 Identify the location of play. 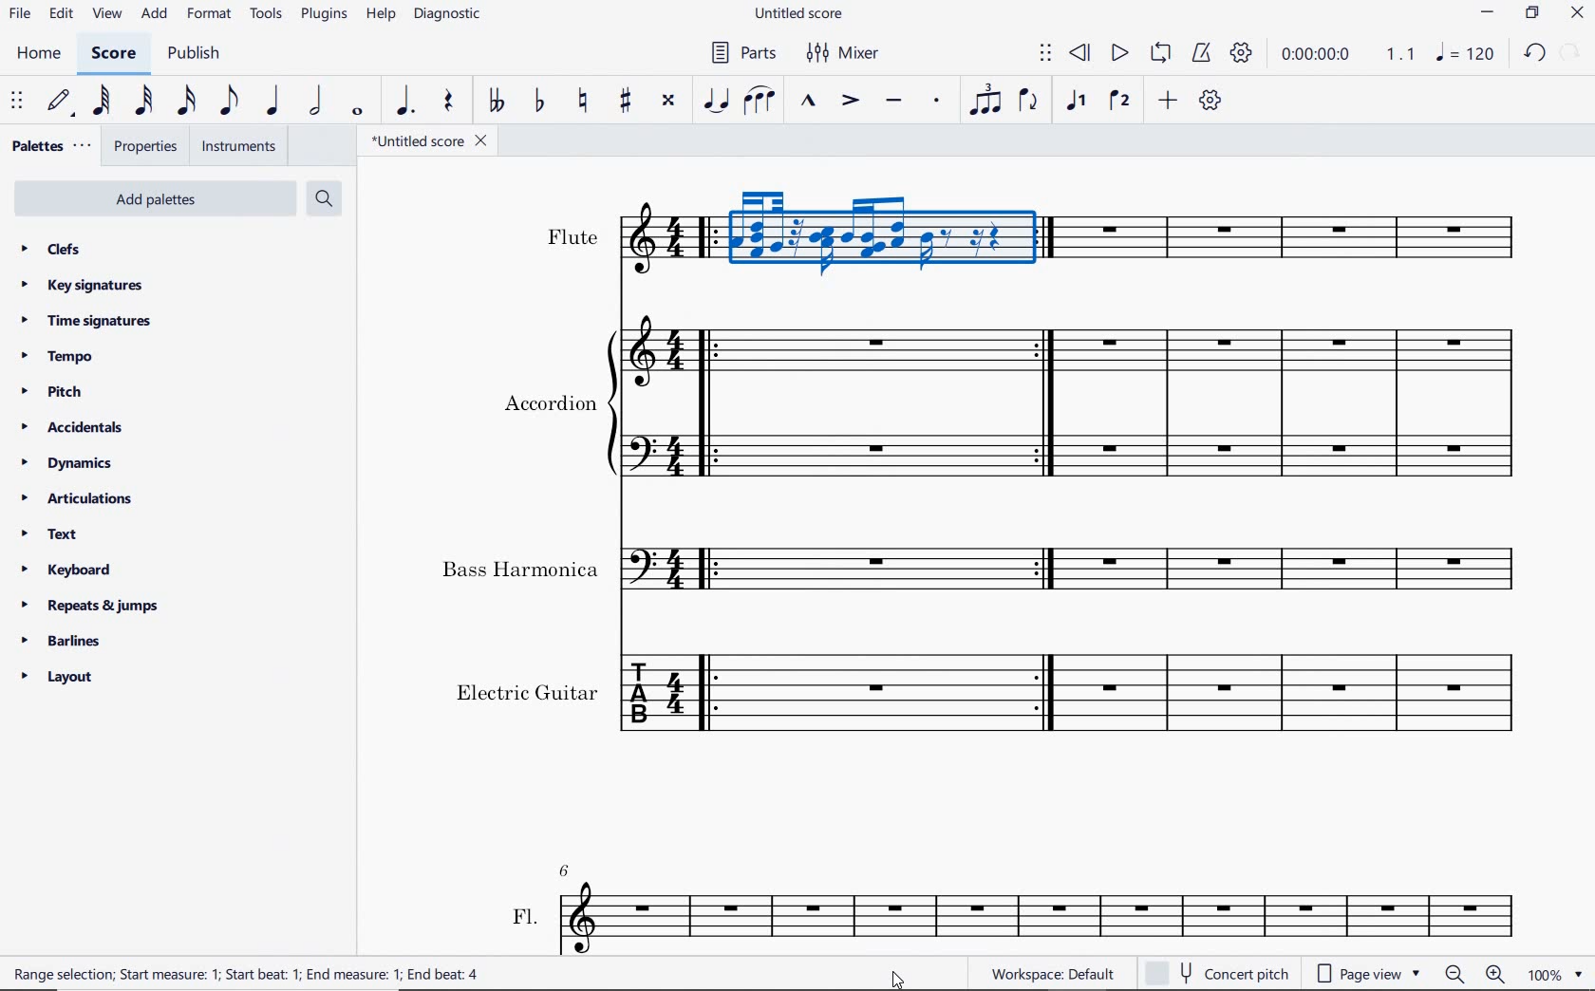
(1120, 54).